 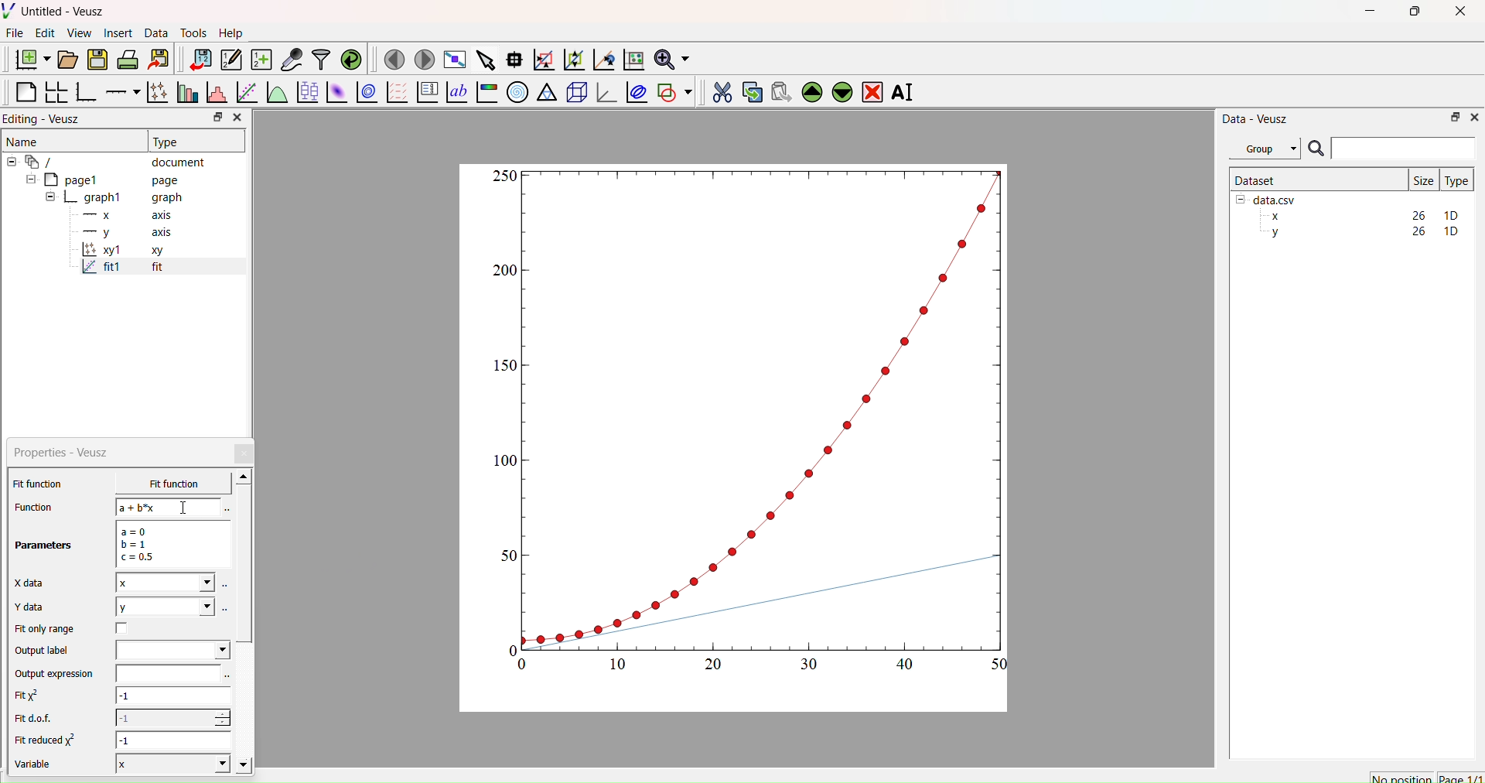 I want to click on Type, so click(x=168, y=142).